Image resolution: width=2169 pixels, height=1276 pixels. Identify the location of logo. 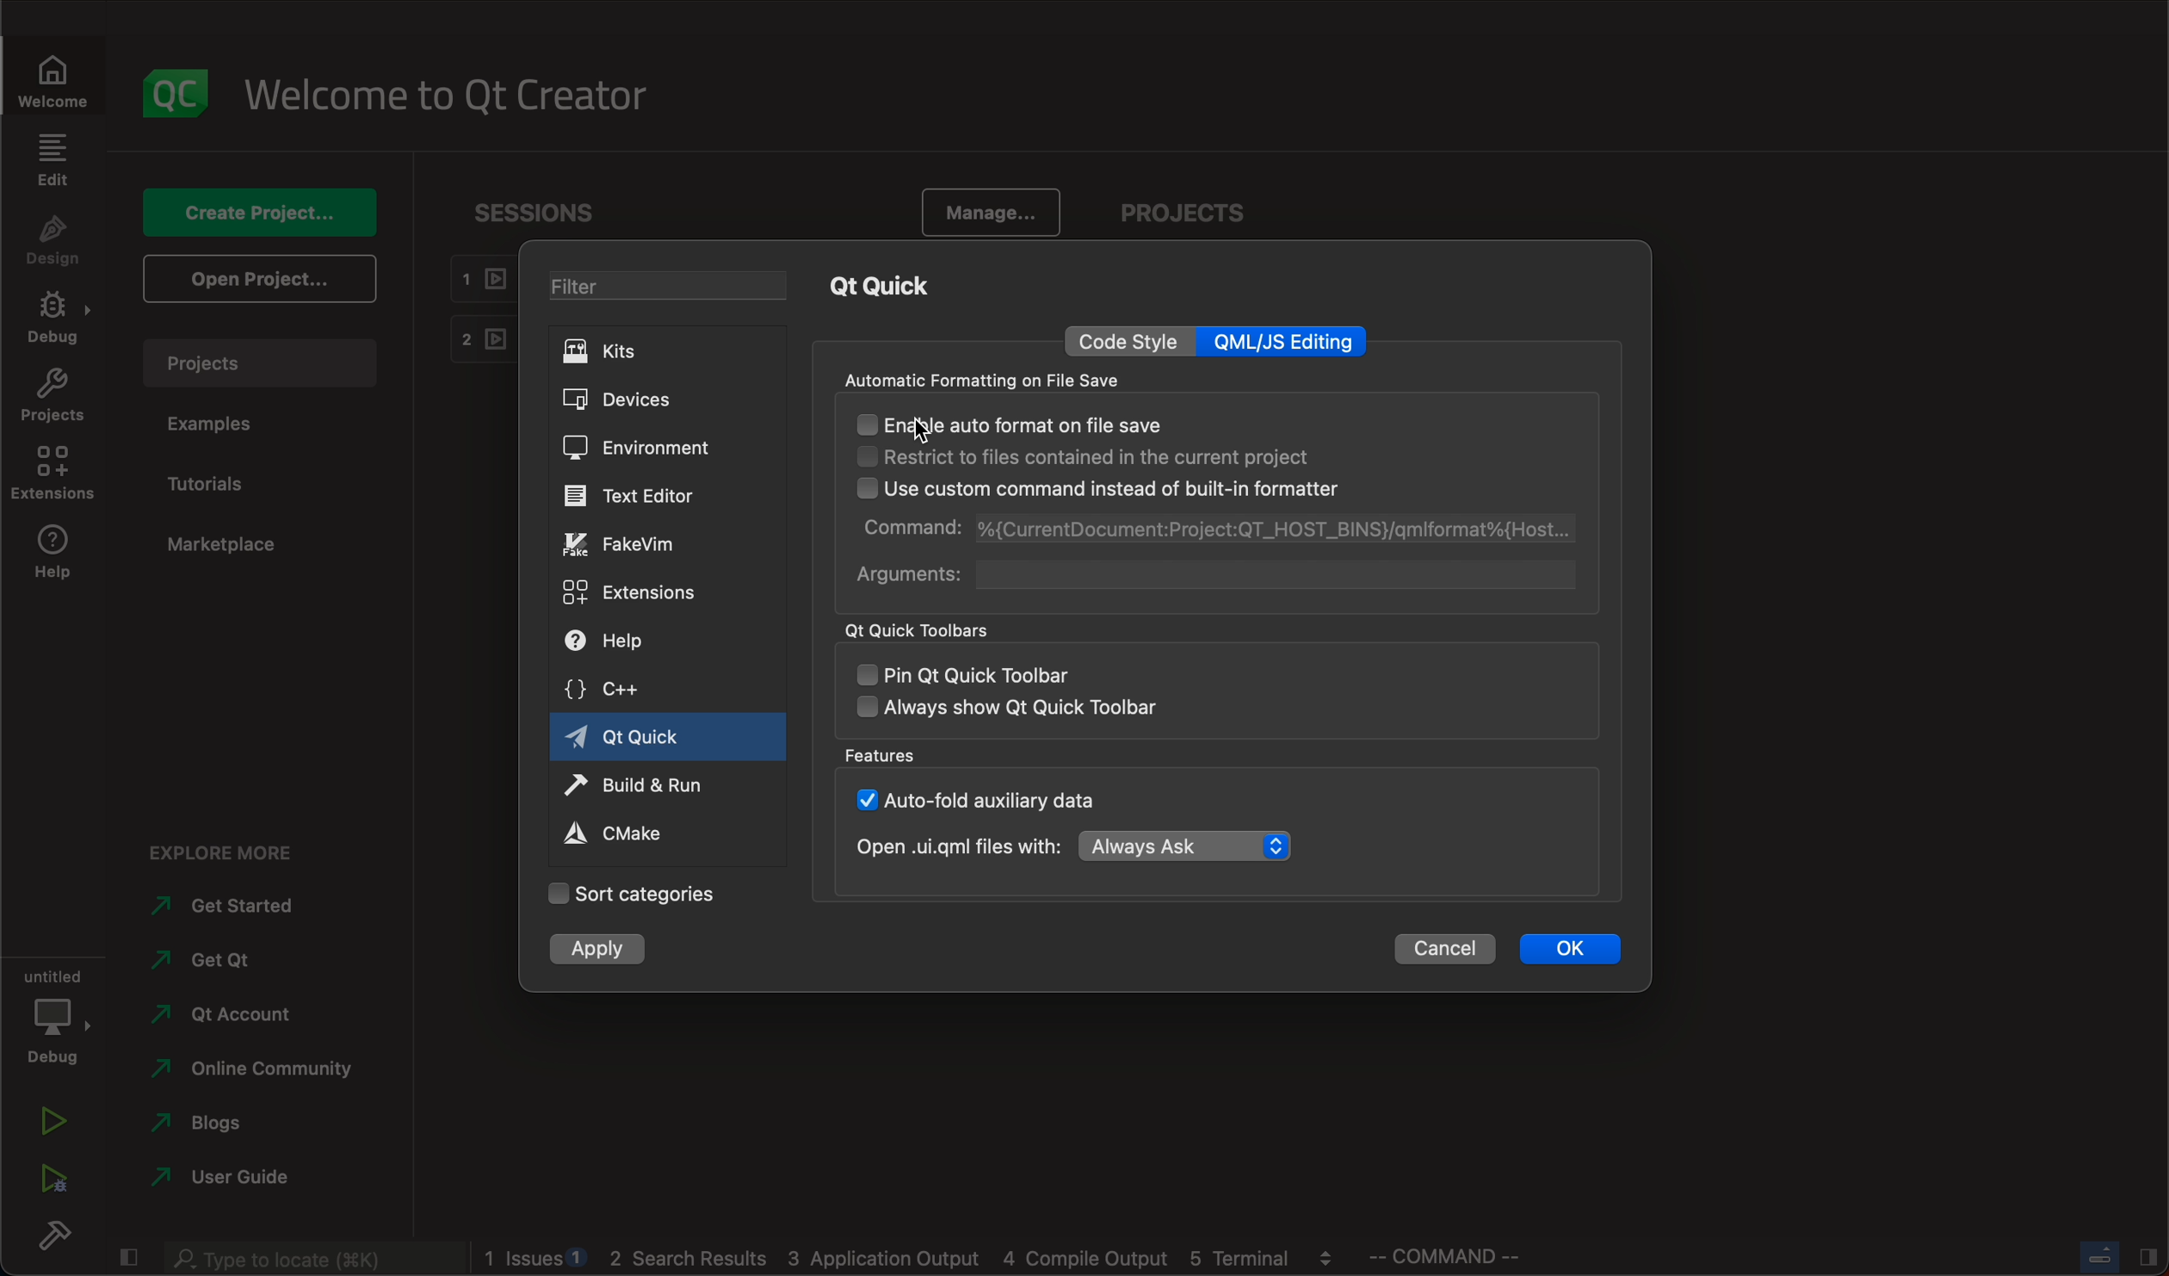
(176, 96).